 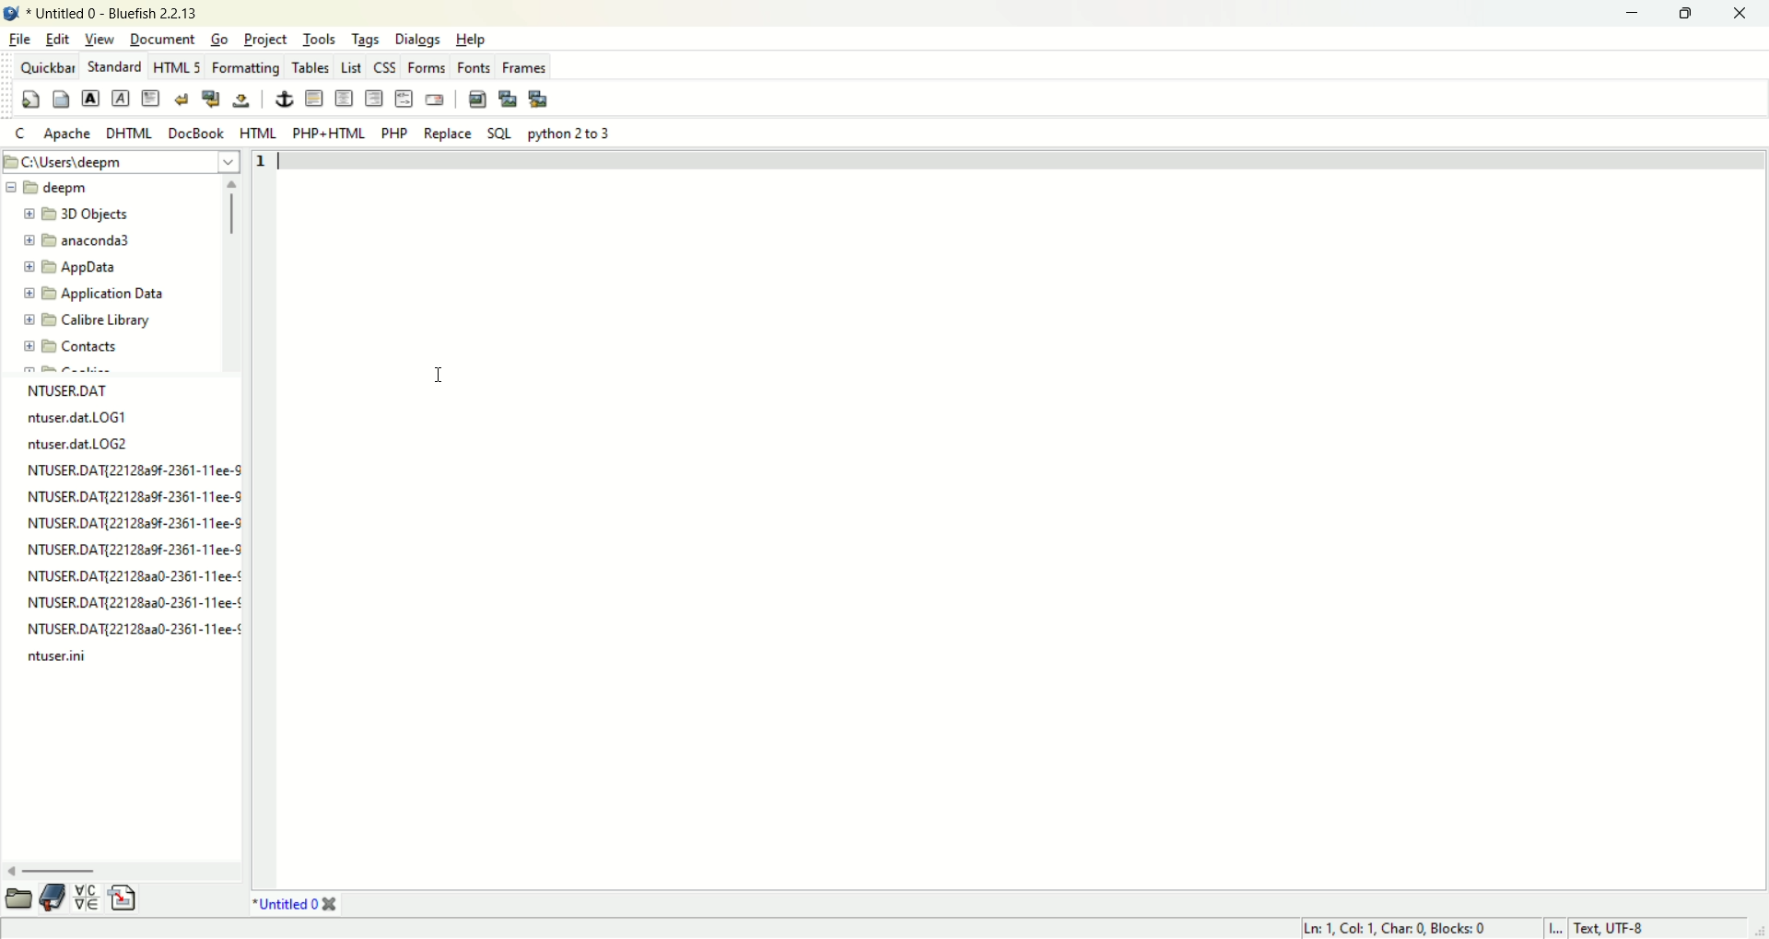 What do you see at coordinates (180, 101) in the screenshot?
I see `break` at bounding box center [180, 101].